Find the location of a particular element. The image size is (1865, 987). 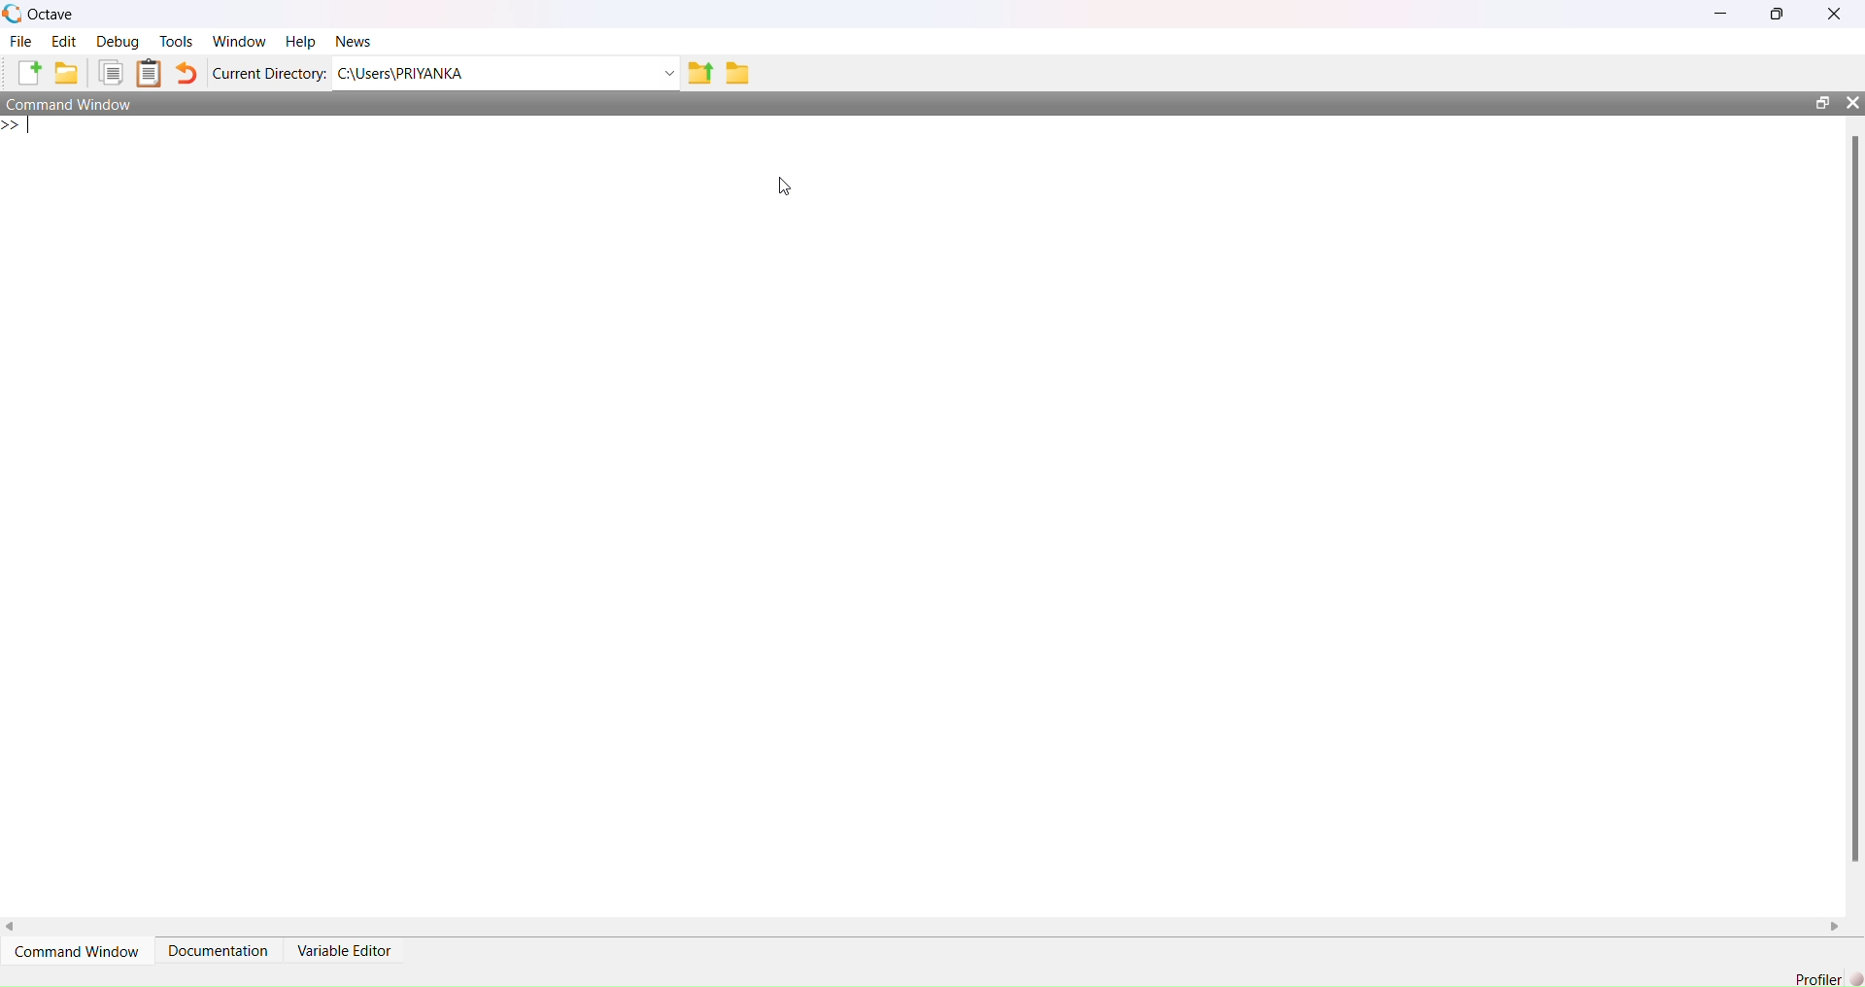

Help is located at coordinates (300, 41).